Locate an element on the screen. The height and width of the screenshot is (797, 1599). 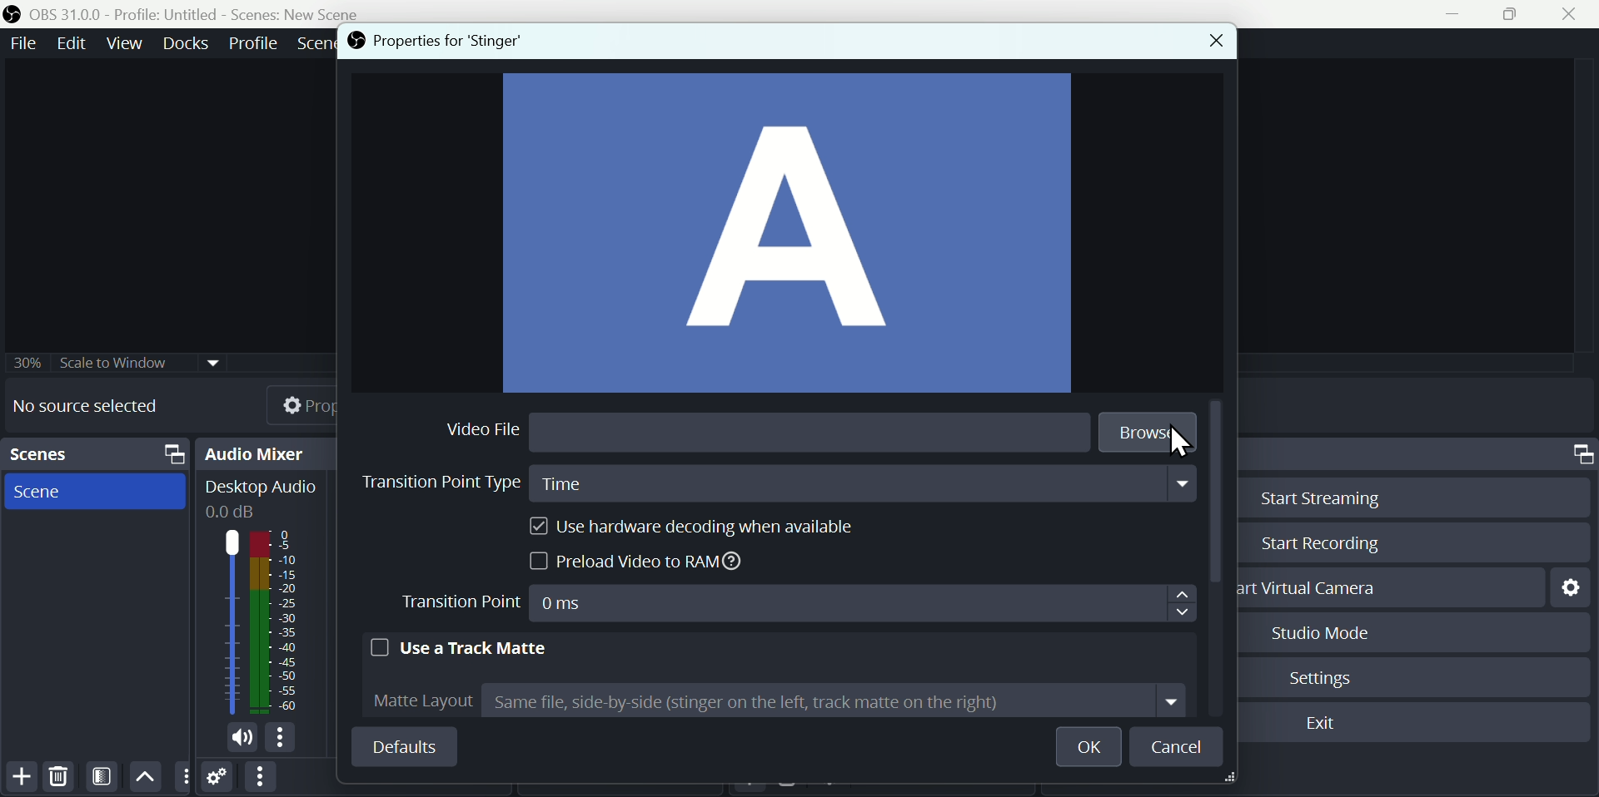
Transition point is located at coordinates (463, 604).